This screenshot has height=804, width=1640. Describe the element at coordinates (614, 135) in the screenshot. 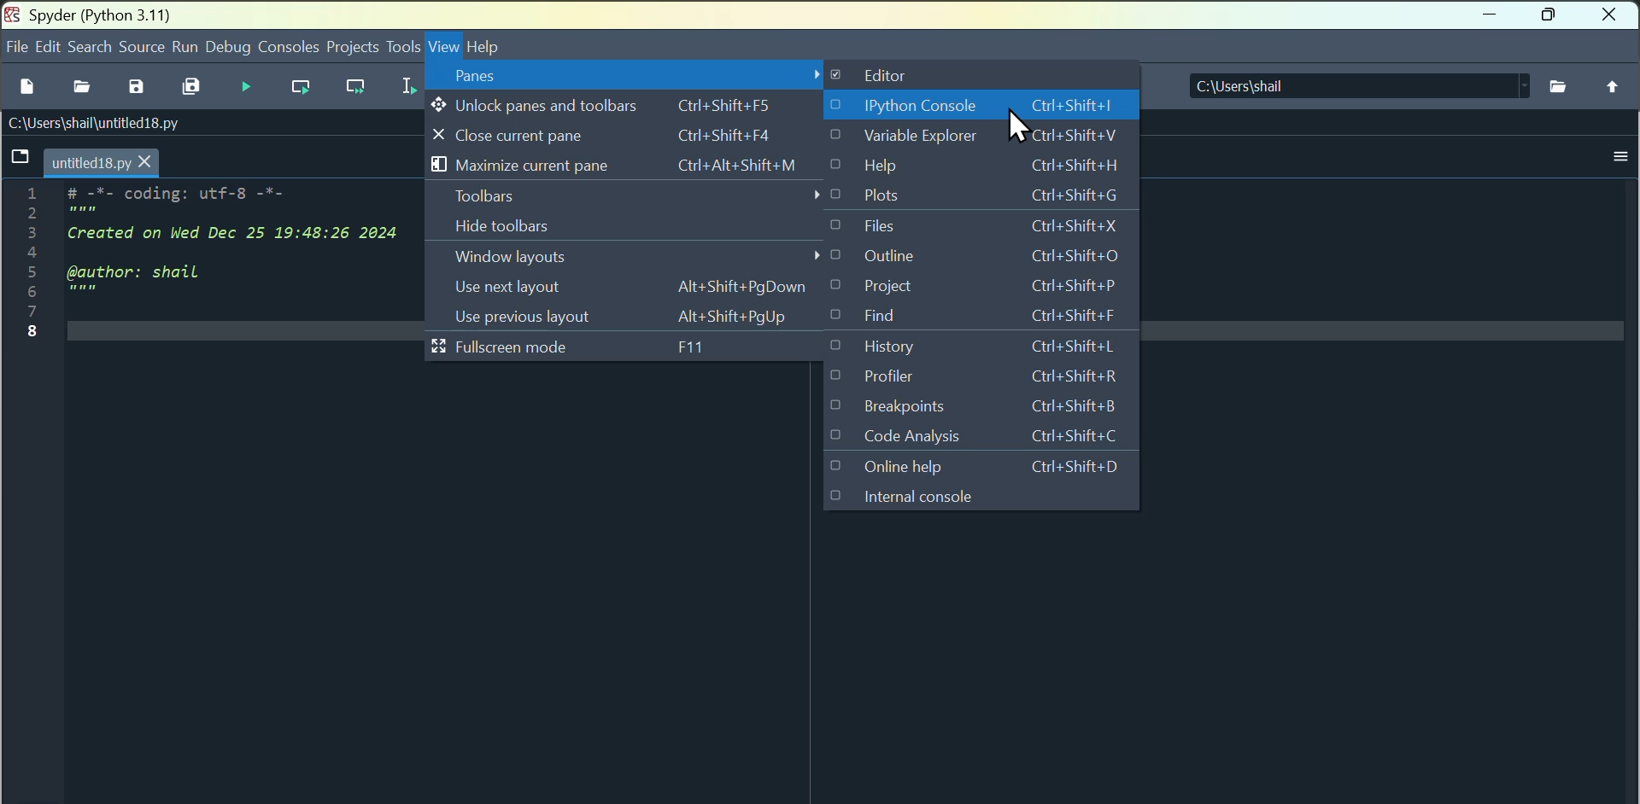

I see `close current panes` at that location.